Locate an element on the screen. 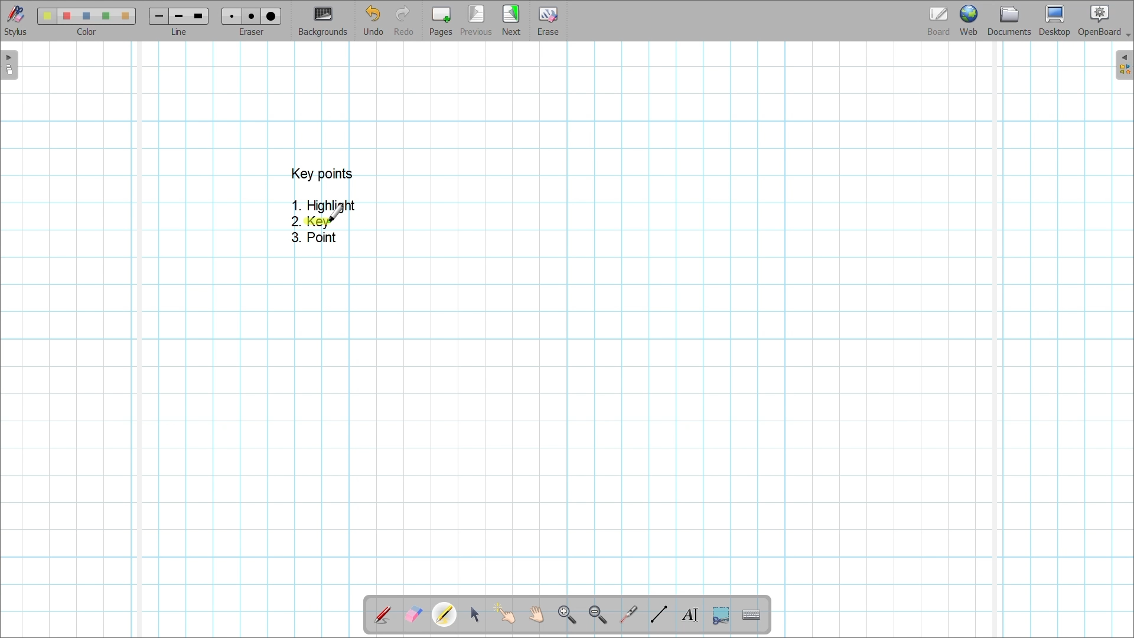 Image resolution: width=1134 pixels, height=638 pixels. 2. Key is located at coordinates (312, 222).